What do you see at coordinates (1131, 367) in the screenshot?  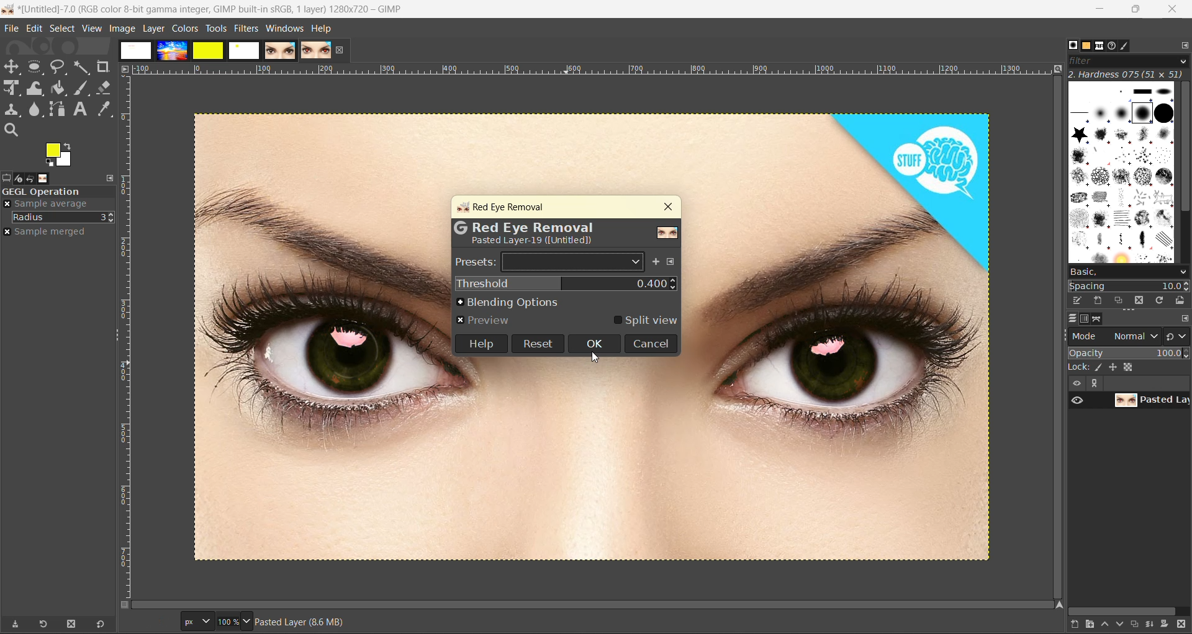 I see `size` at bounding box center [1131, 367].